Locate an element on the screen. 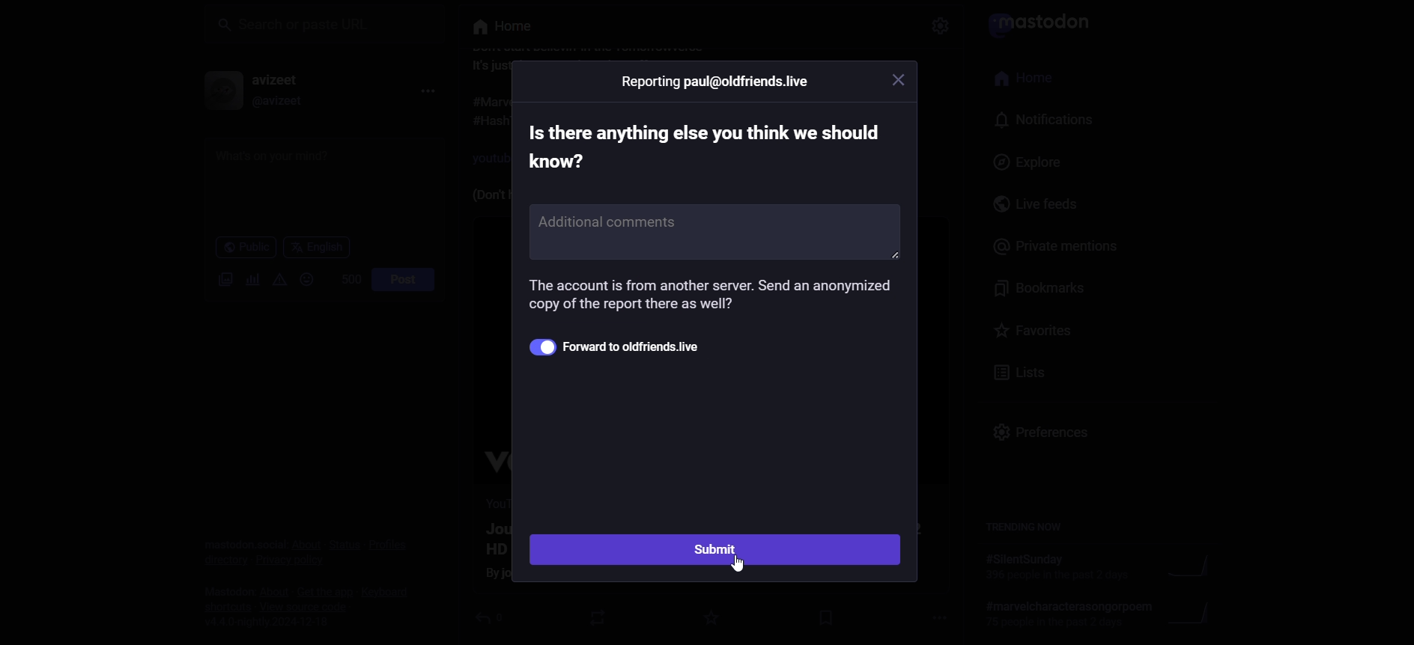   is located at coordinates (739, 565).